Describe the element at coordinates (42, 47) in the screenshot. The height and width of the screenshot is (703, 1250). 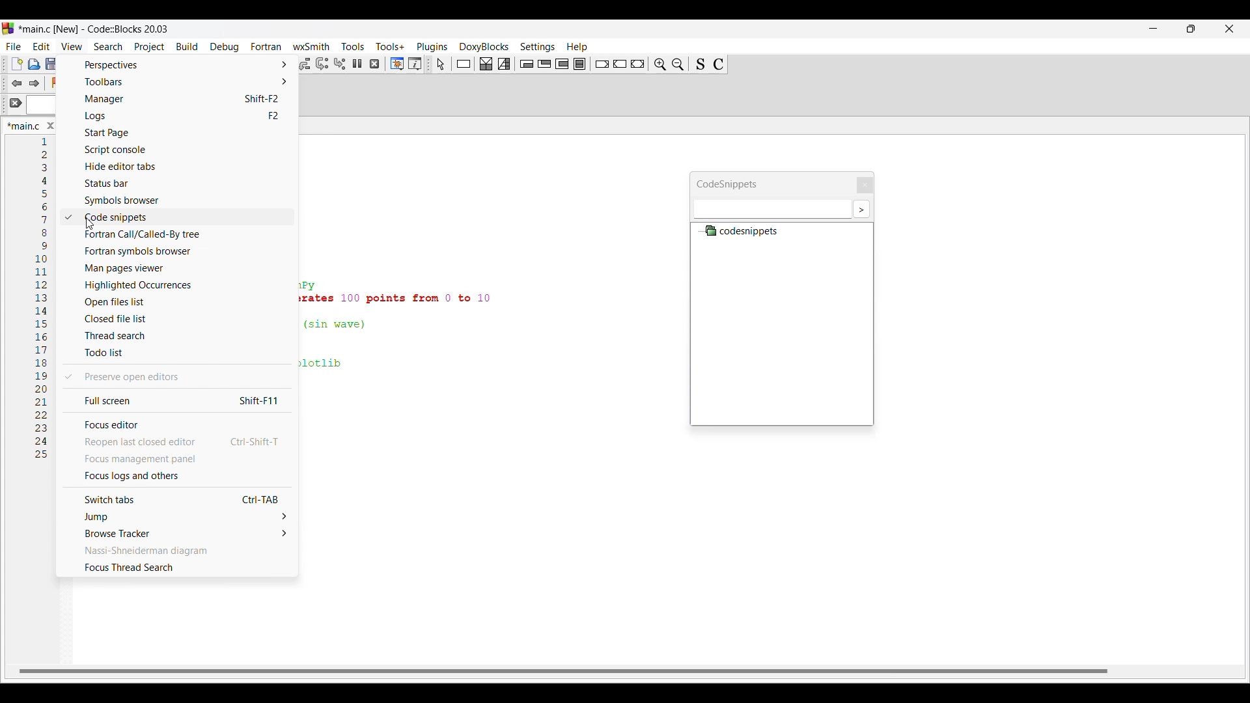
I see `Edit menu` at that location.